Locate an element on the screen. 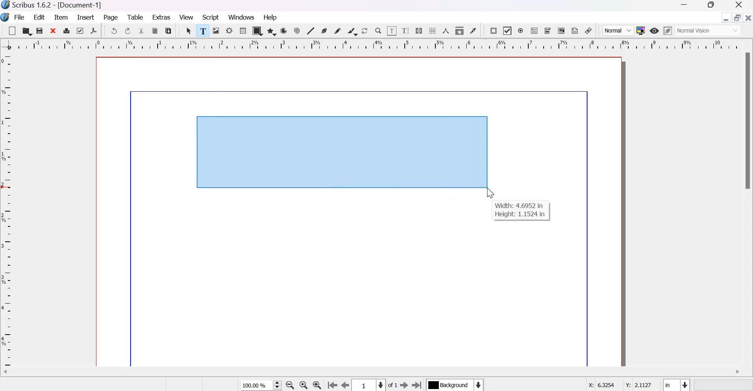 The height and width of the screenshot is (391, 753). print is located at coordinates (67, 30).